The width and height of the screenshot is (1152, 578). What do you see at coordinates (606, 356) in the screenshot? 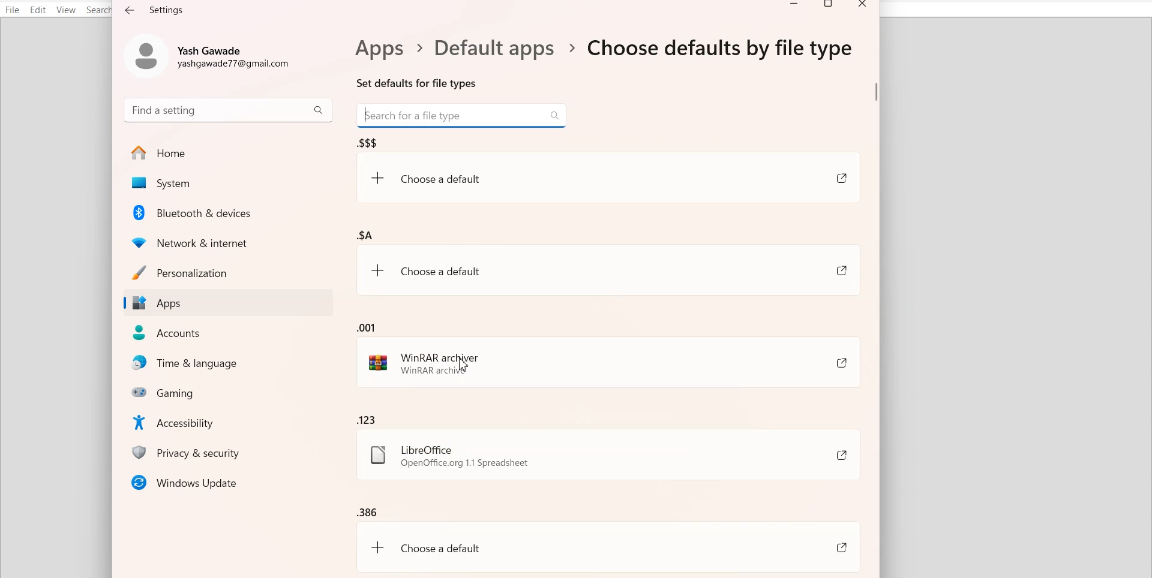
I see `.001` at bounding box center [606, 356].